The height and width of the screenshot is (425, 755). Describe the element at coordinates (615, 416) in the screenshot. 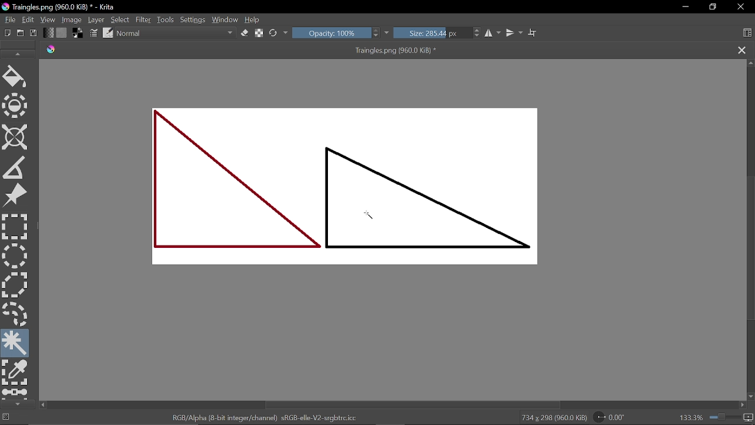

I see `Rotate` at that location.